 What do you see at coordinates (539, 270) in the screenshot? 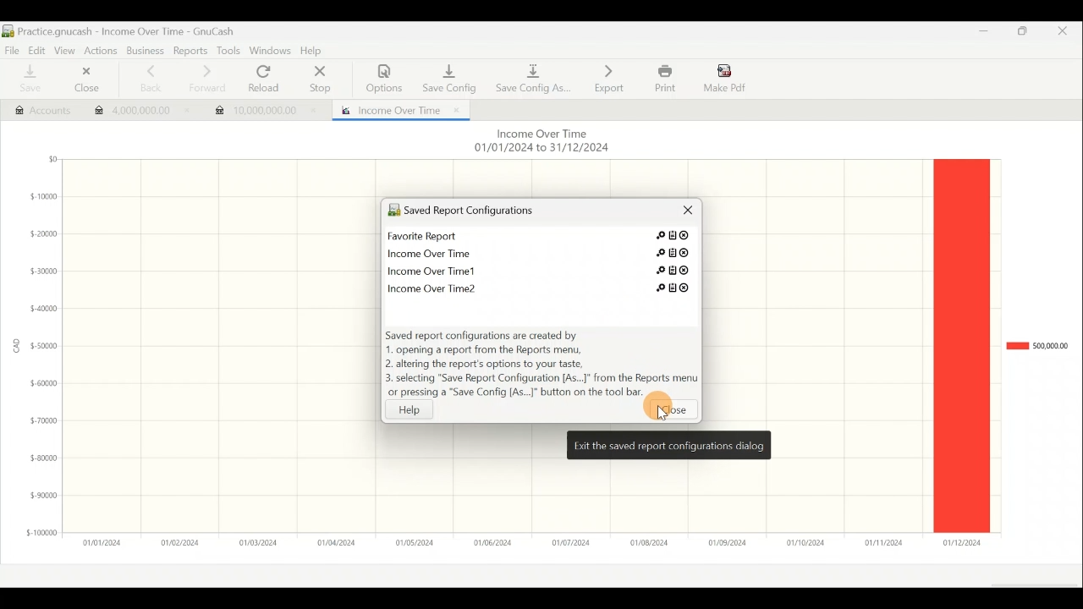
I see `Saved report 3` at bounding box center [539, 270].